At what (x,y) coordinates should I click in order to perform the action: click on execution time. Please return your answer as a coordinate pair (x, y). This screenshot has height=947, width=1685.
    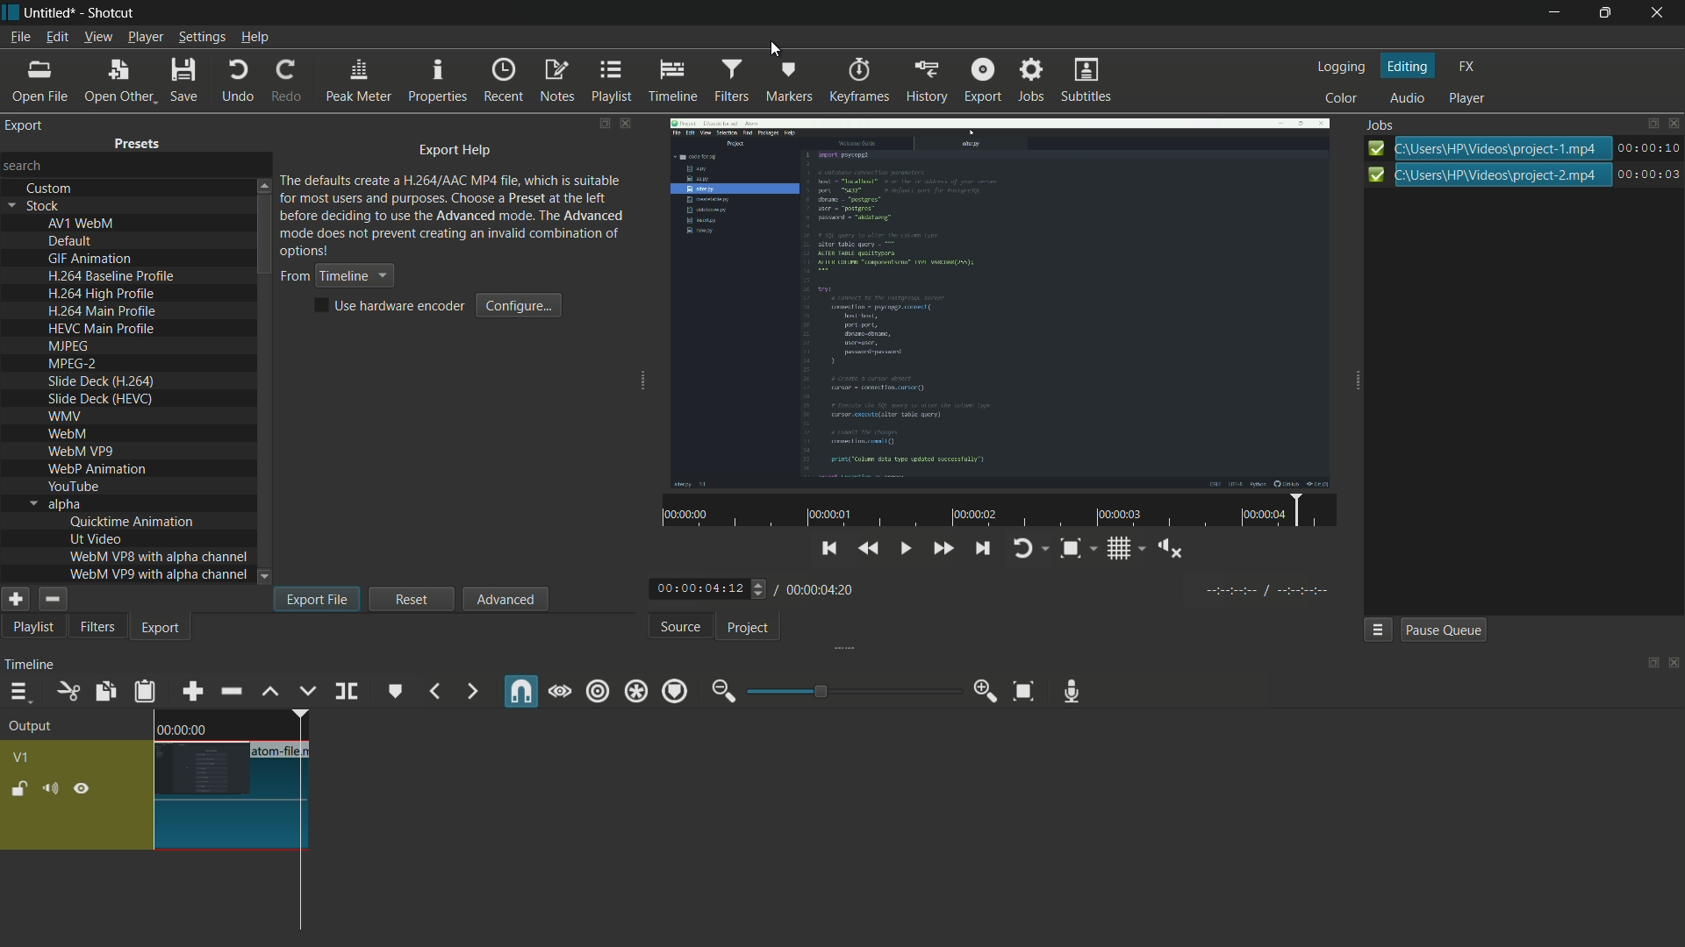
    Looking at the image, I should click on (1650, 147).